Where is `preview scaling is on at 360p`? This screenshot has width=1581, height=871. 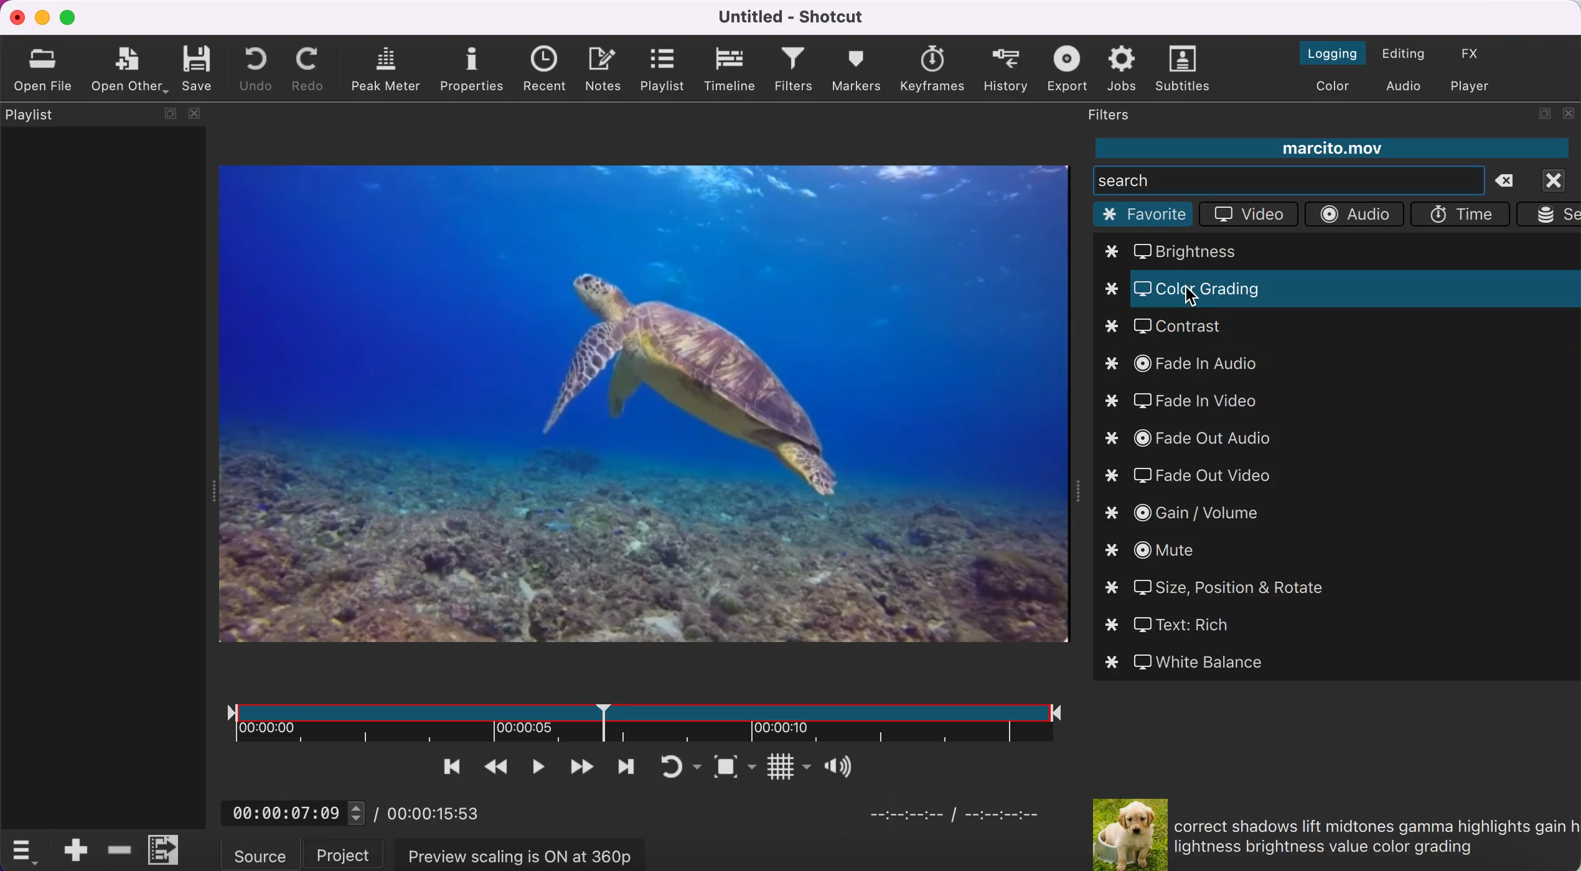 preview scaling is on at 360p is located at coordinates (517, 855).